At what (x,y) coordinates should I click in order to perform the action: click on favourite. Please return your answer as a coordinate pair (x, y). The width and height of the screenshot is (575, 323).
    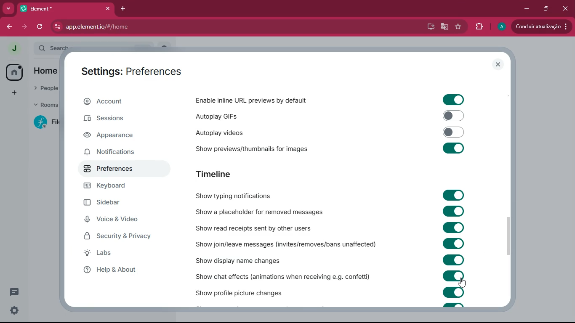
    Looking at the image, I should click on (457, 27).